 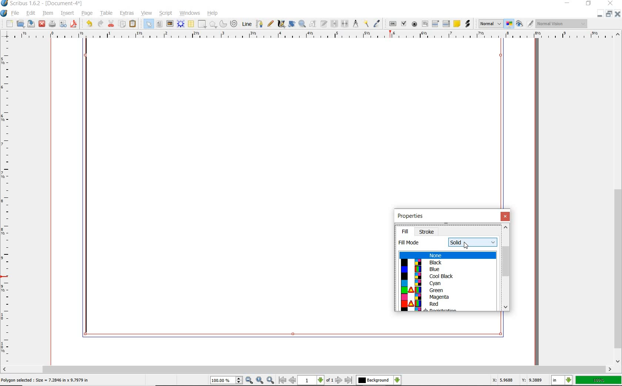 What do you see at coordinates (213, 14) in the screenshot?
I see `help` at bounding box center [213, 14].